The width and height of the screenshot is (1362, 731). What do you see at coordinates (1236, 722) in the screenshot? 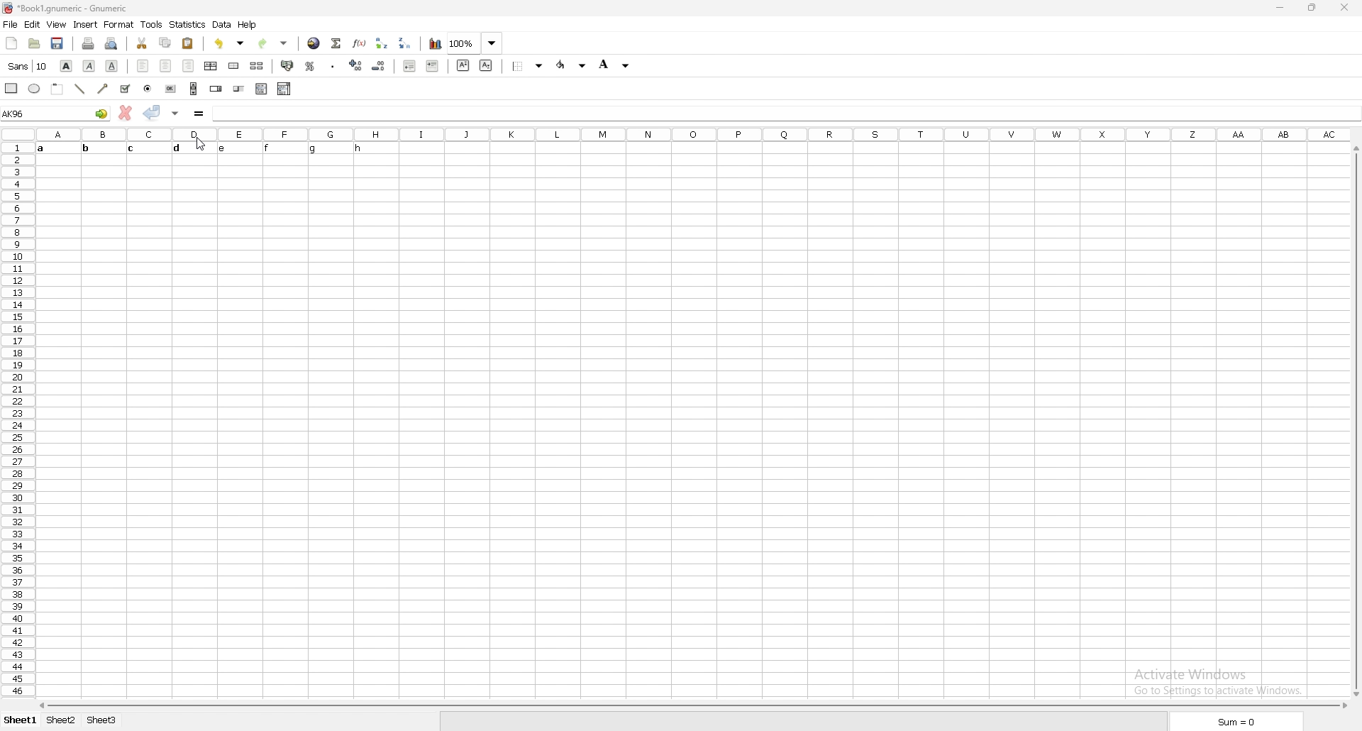
I see `sum` at bounding box center [1236, 722].